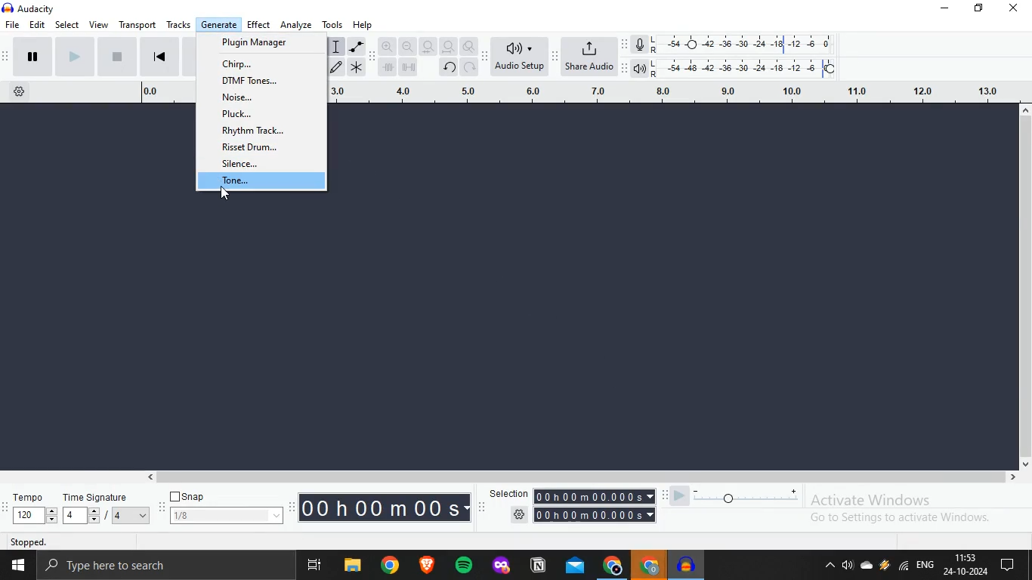 The width and height of the screenshot is (1032, 580). I want to click on risset drum, so click(254, 150).